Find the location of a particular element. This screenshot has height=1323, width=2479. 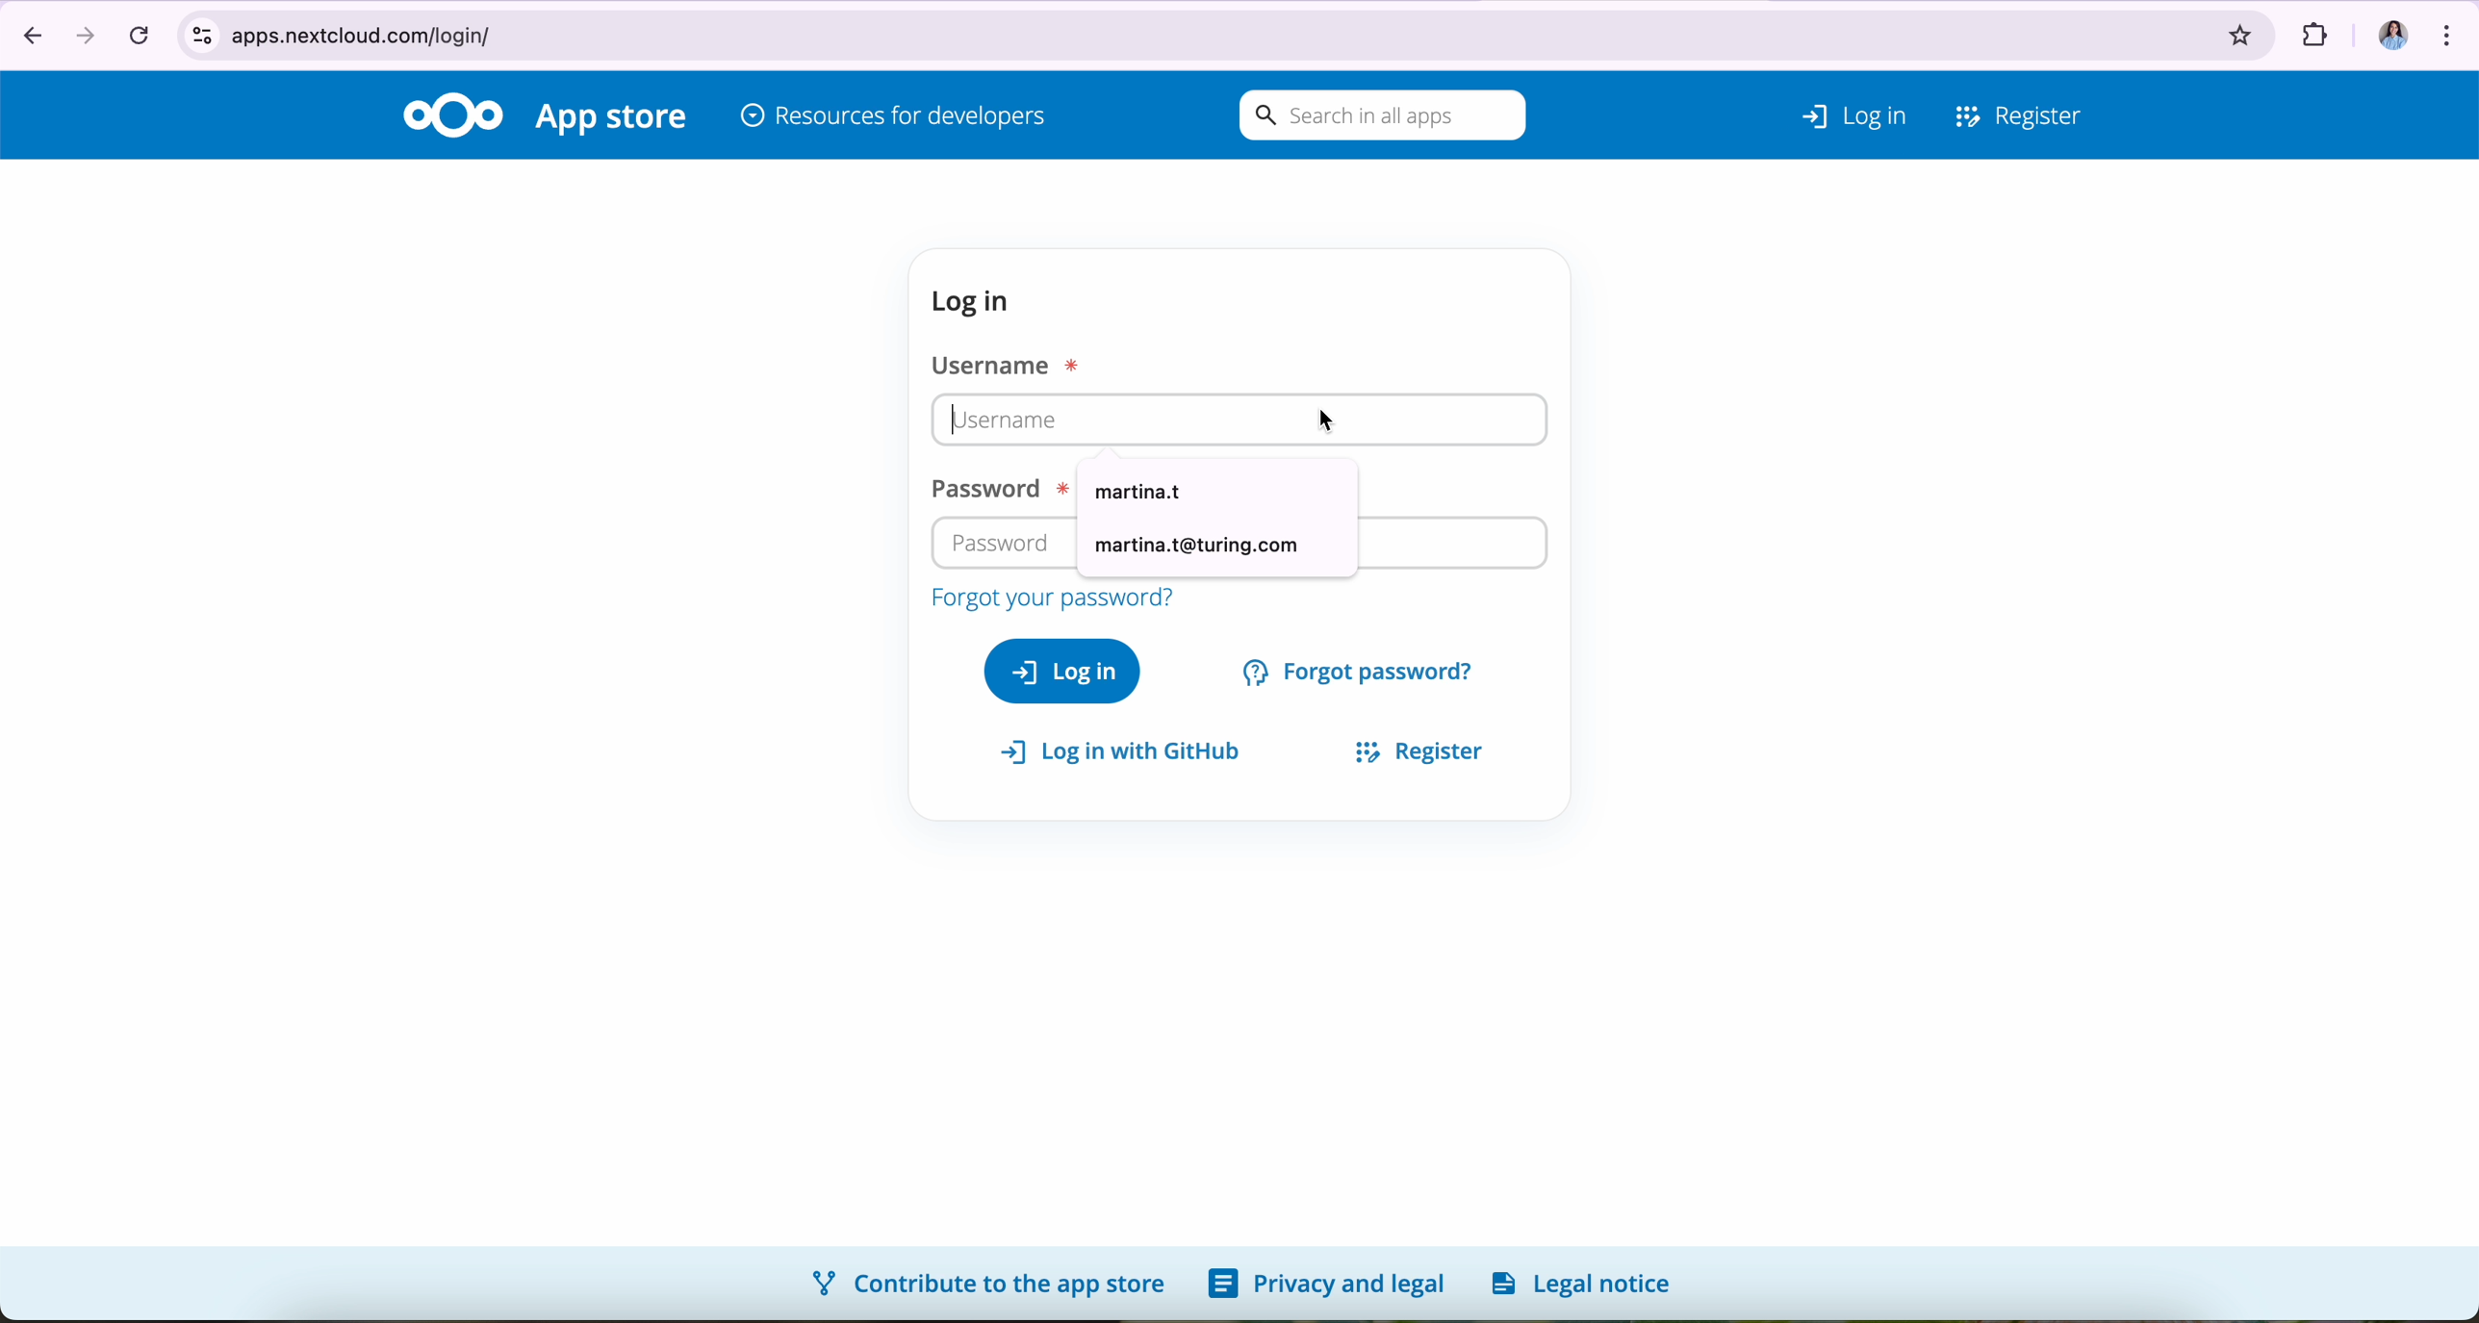

log in is located at coordinates (978, 301).